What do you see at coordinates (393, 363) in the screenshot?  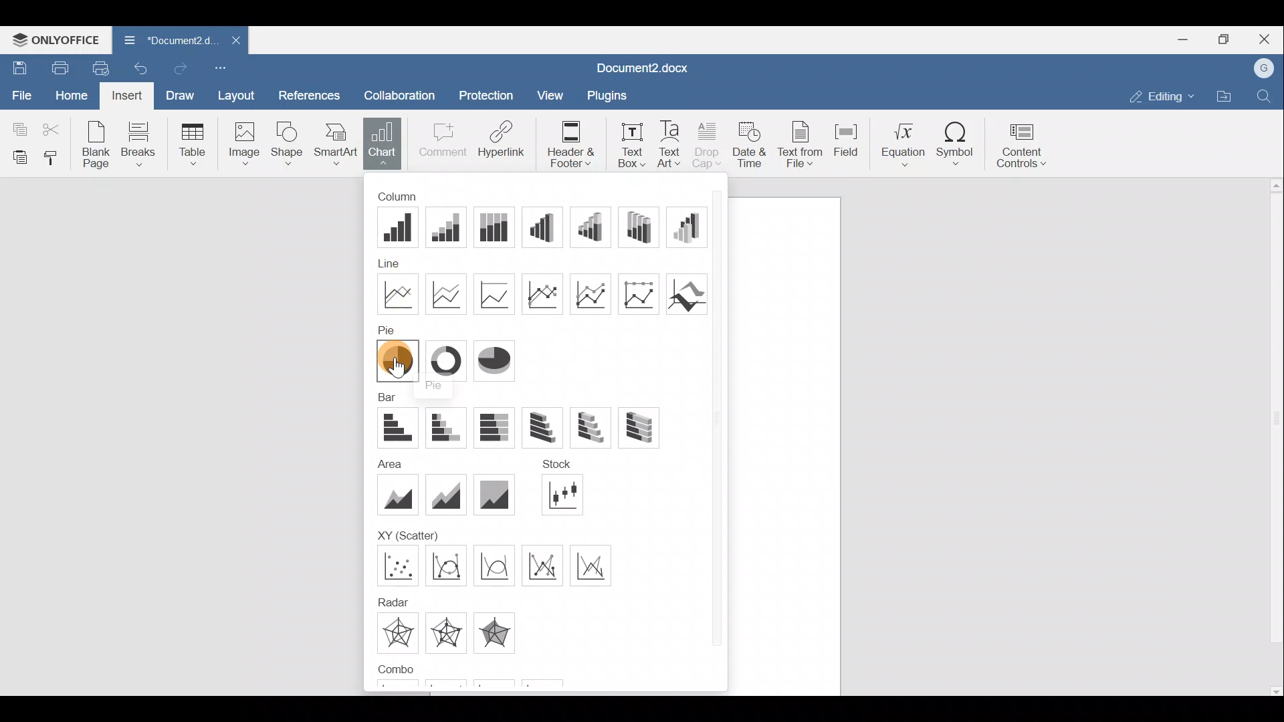 I see `Pie chart` at bounding box center [393, 363].